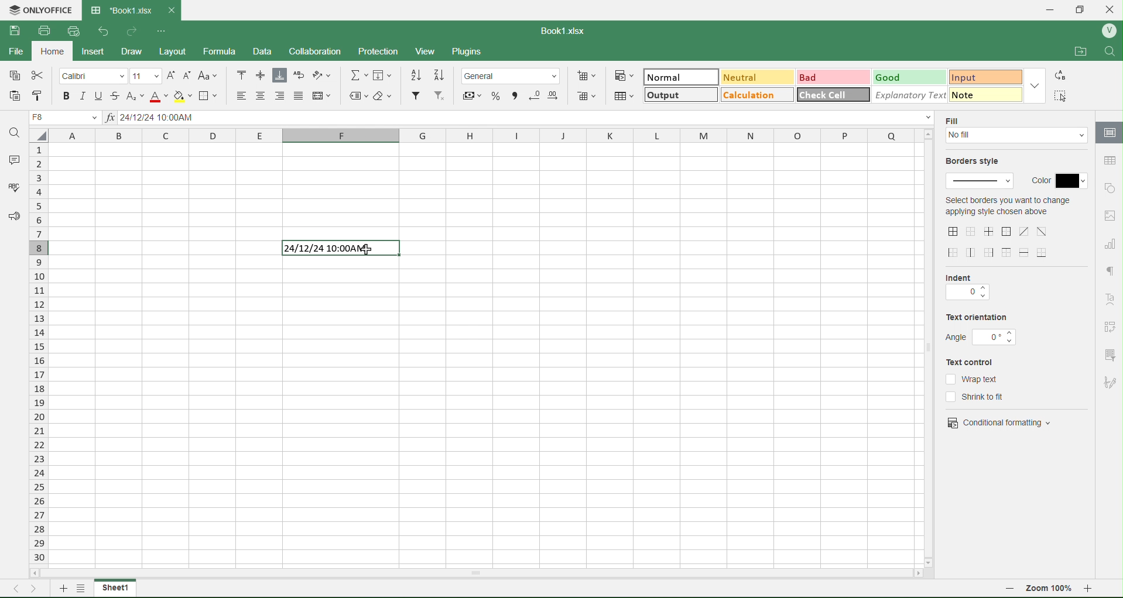  Describe the element at coordinates (1112, 300) in the screenshot. I see `text style` at that location.